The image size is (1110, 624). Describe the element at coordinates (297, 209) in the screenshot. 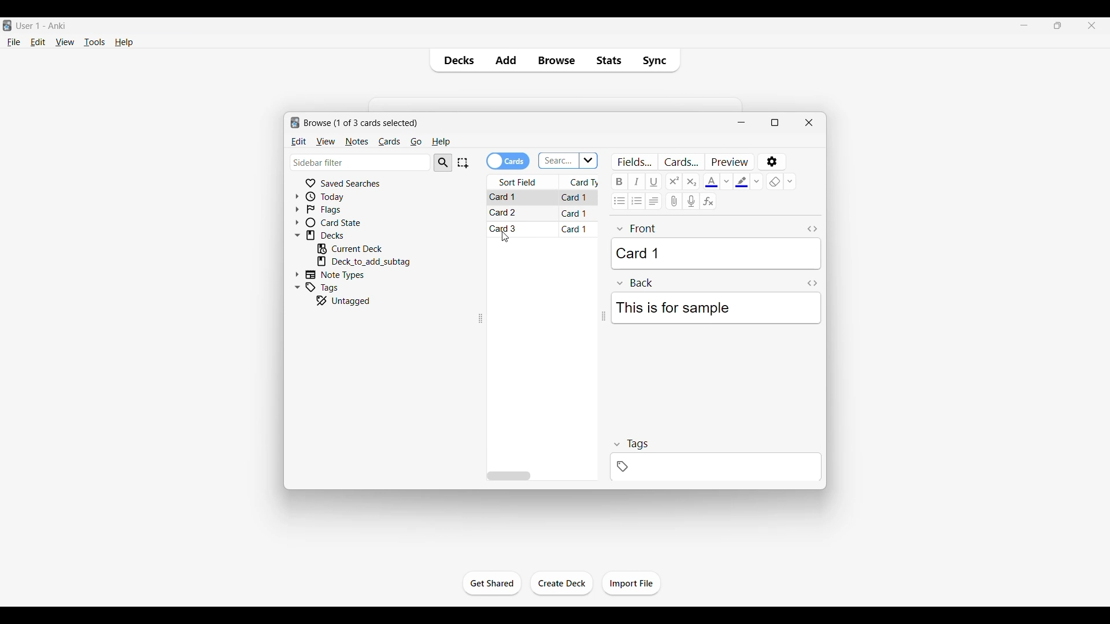

I see `Click to expand flags` at that location.